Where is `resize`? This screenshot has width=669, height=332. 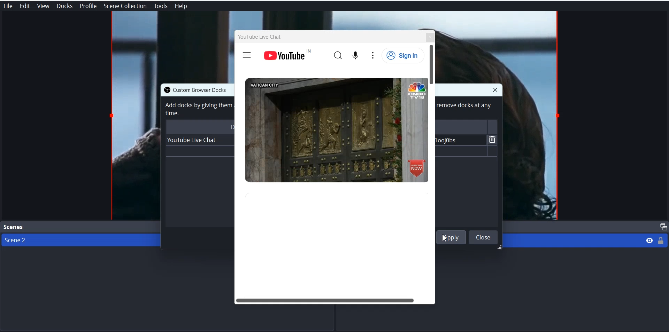 resize is located at coordinates (498, 248).